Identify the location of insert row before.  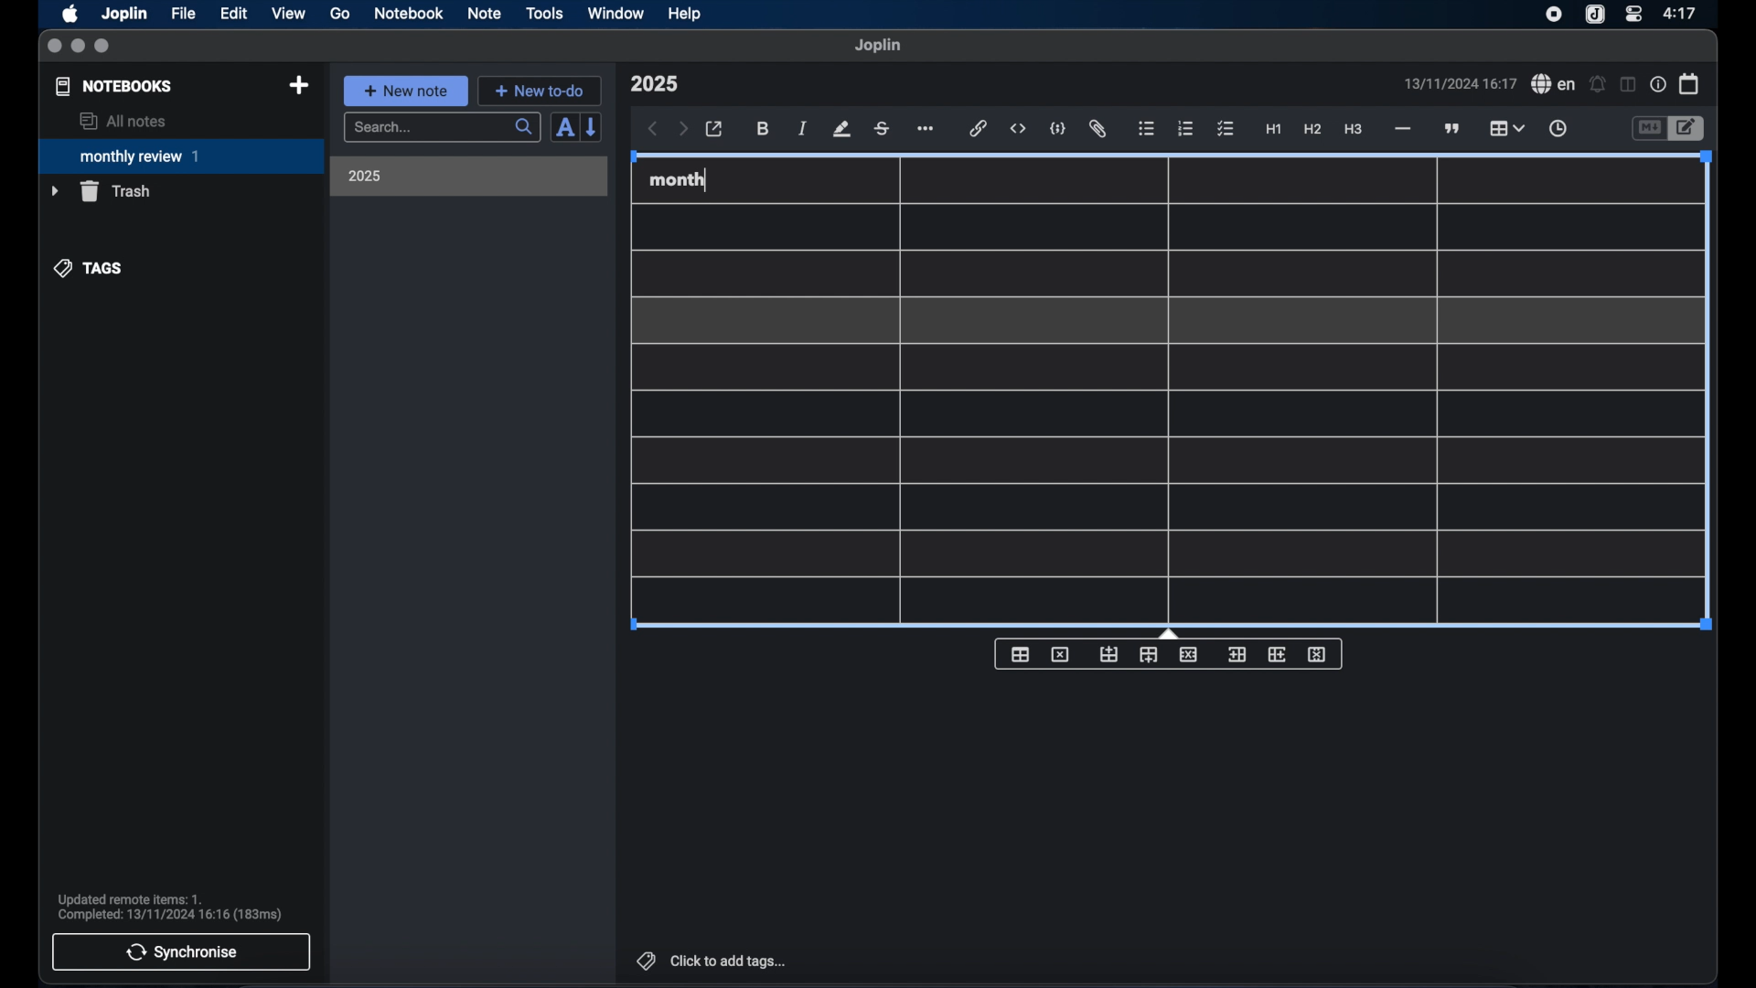
(1109, 655).